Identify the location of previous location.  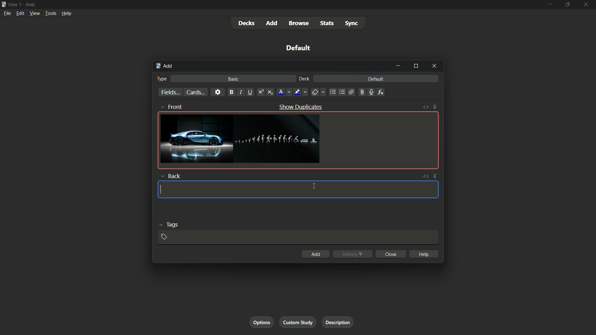
(342, 92).